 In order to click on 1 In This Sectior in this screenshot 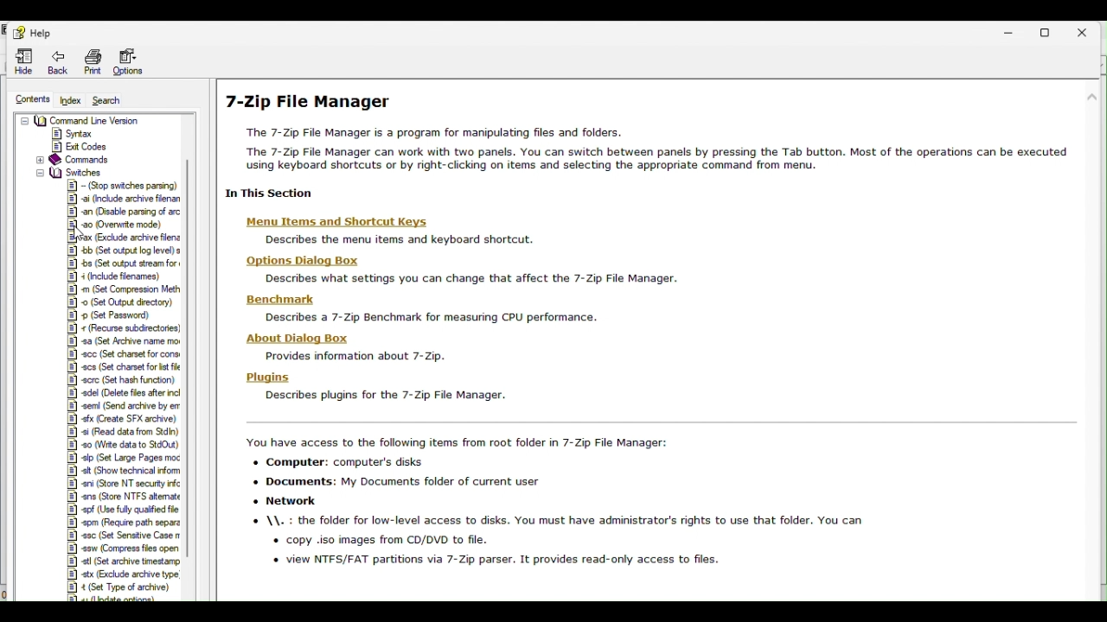, I will do `click(265, 194)`.